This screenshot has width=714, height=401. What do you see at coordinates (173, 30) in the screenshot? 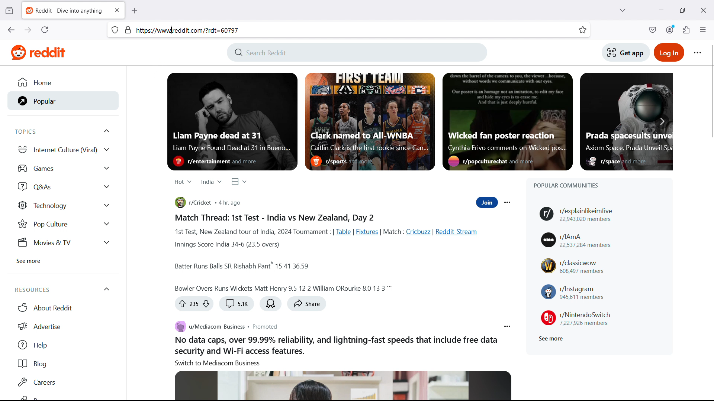
I see `cursor` at bounding box center [173, 30].